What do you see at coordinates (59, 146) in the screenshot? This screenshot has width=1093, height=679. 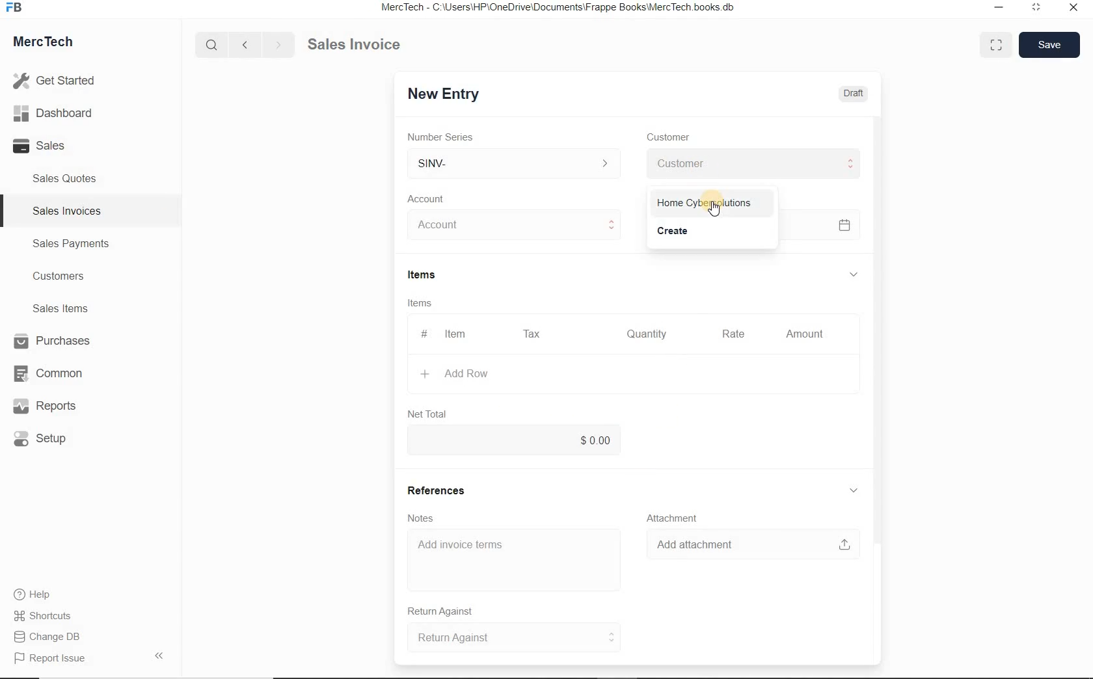 I see `Sales` at bounding box center [59, 146].